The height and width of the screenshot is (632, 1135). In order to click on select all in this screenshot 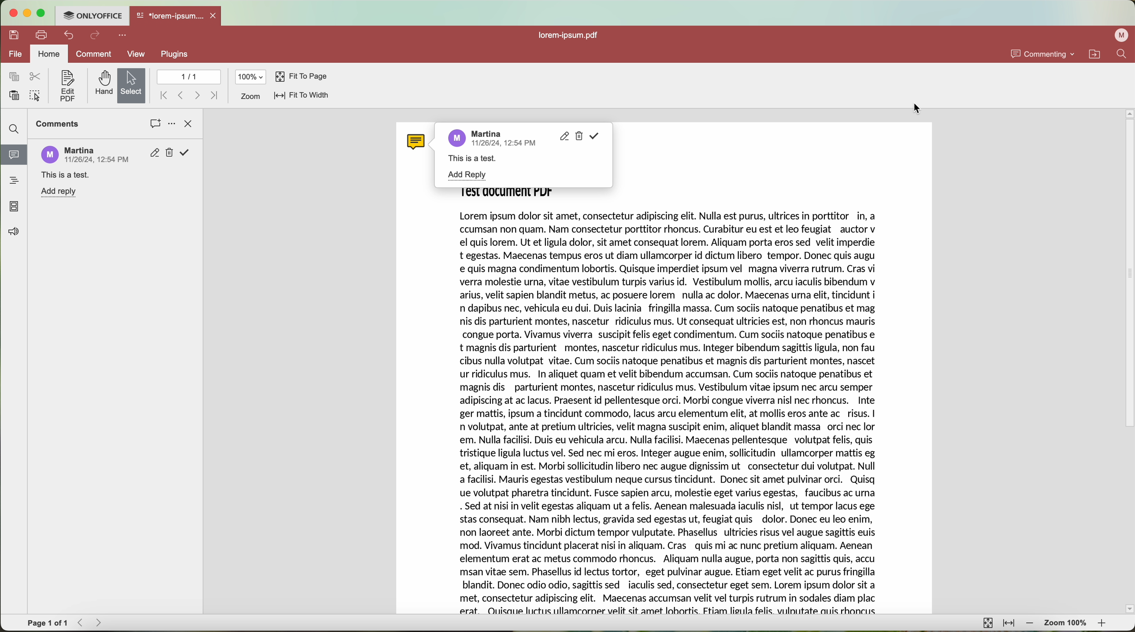, I will do `click(35, 96)`.